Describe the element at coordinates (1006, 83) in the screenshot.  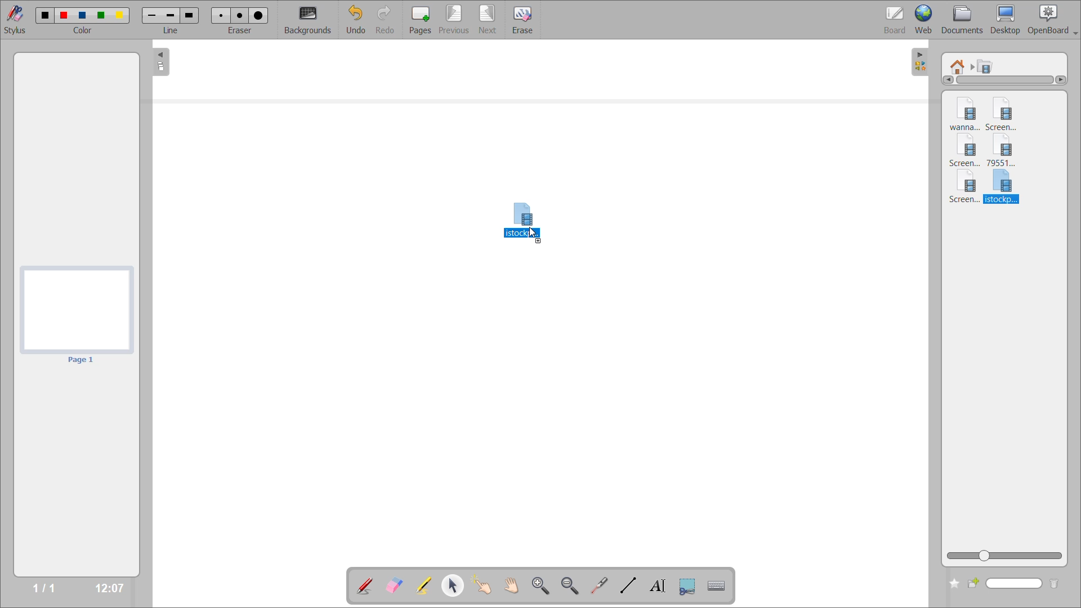
I see `horizontal scroll bar` at that location.